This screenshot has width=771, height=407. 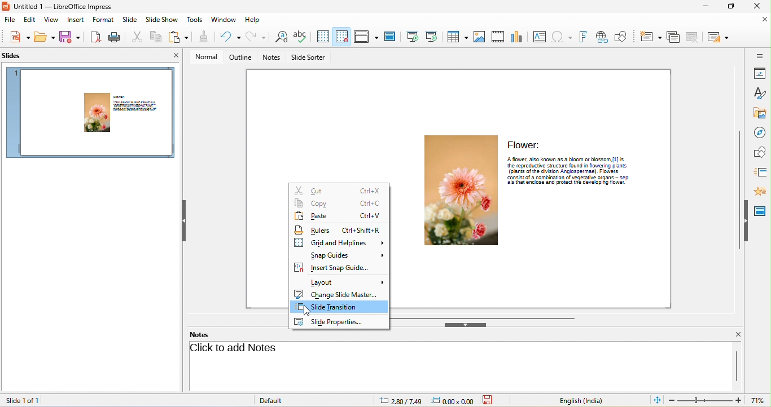 What do you see at coordinates (760, 73) in the screenshot?
I see `properties` at bounding box center [760, 73].